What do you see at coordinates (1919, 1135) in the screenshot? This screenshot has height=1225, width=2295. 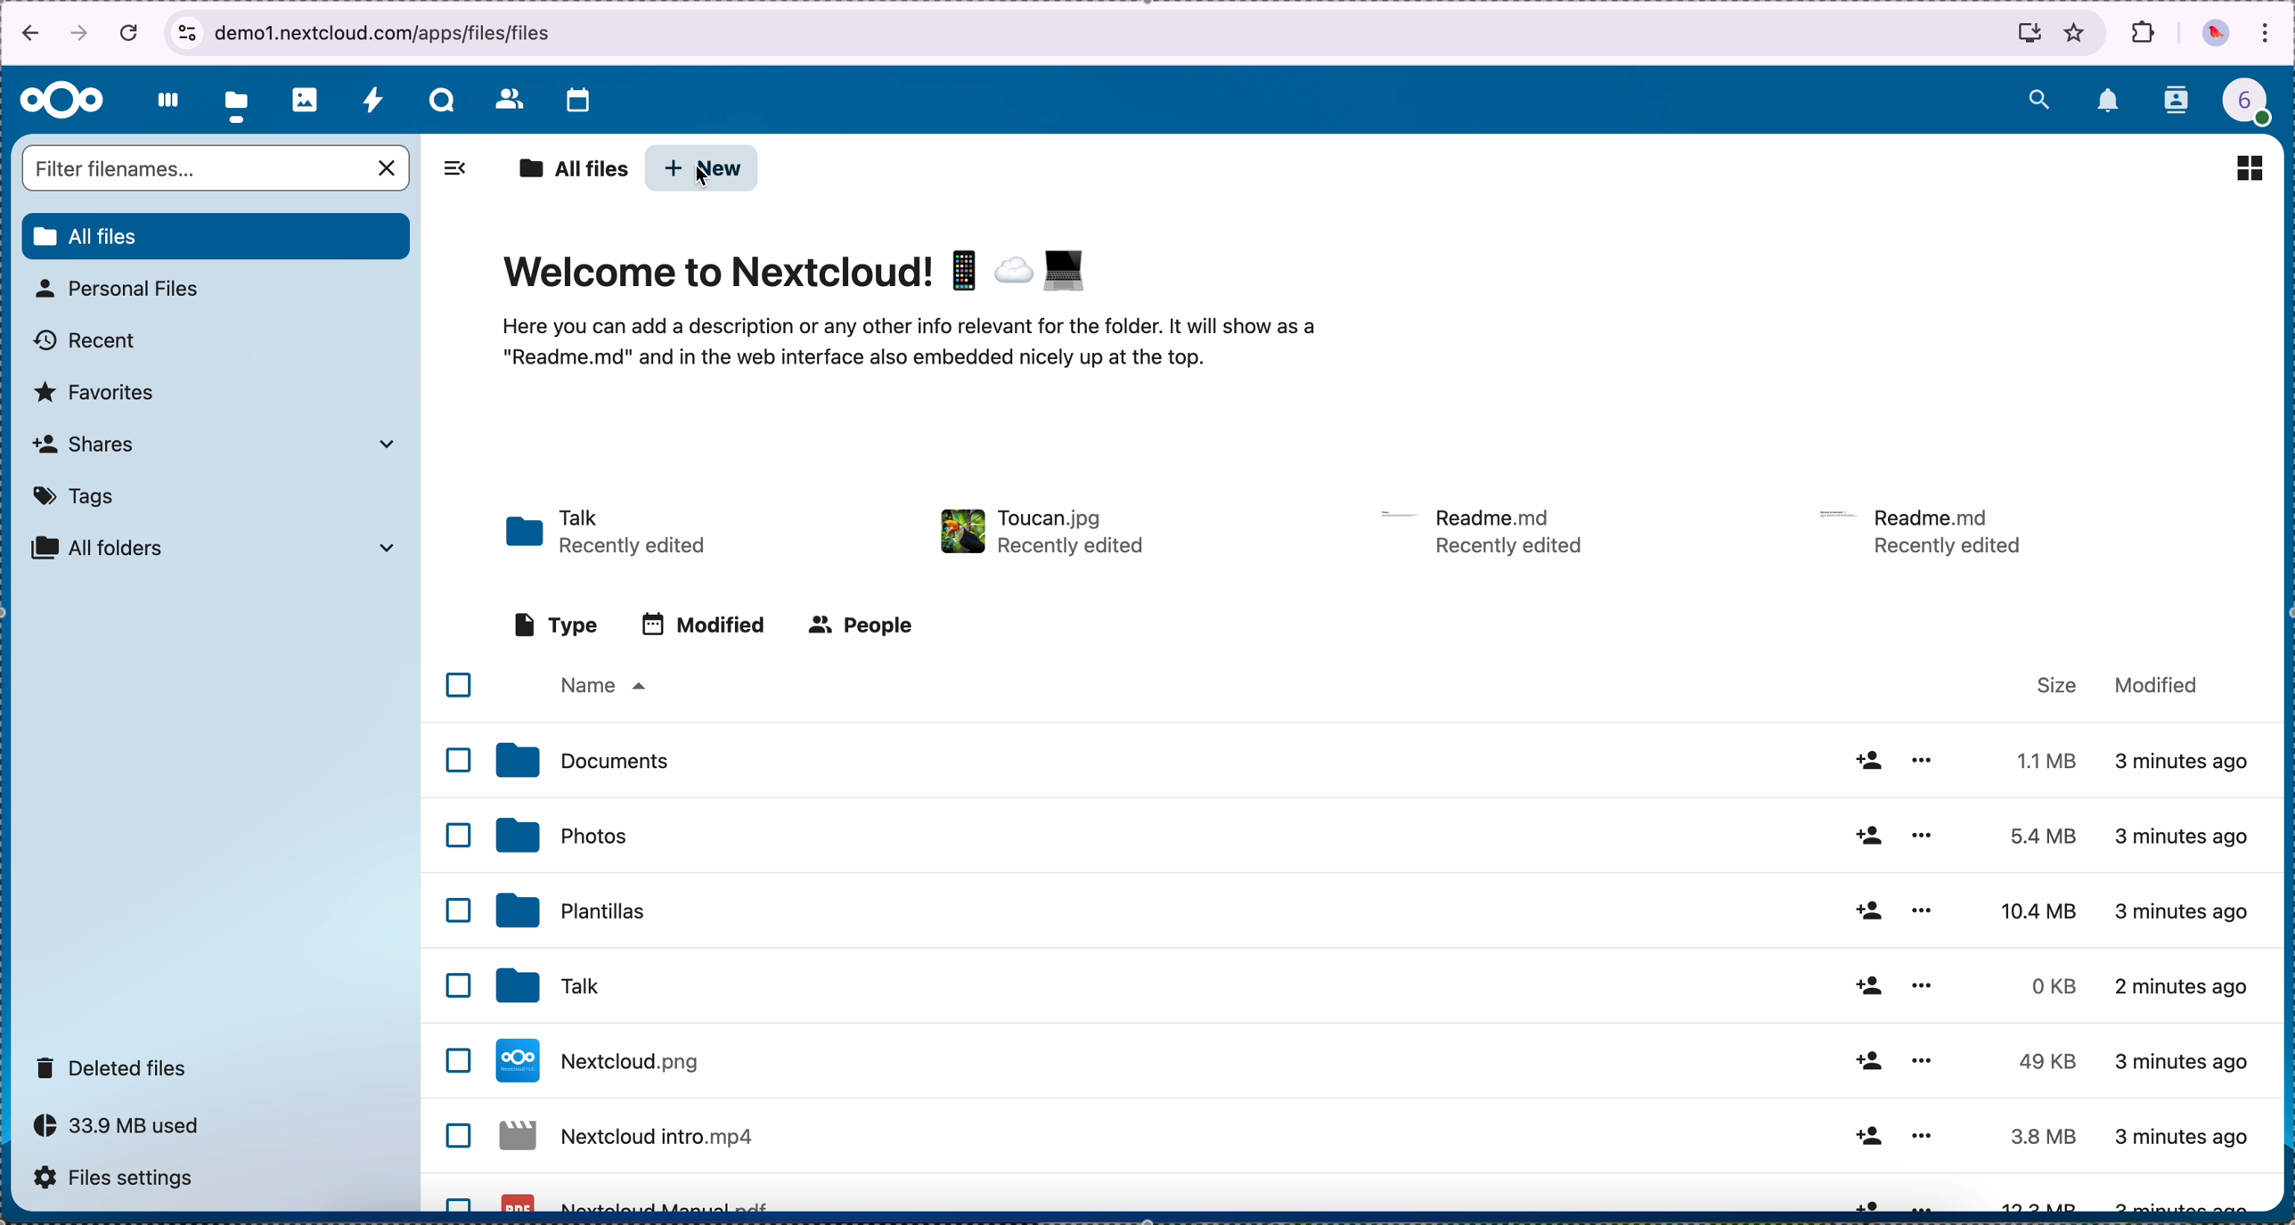 I see `more options` at bounding box center [1919, 1135].